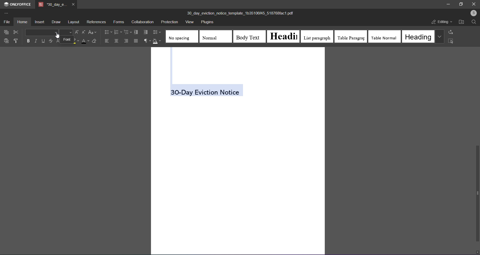 Image resolution: width=480 pixels, height=255 pixels. I want to click on shading, so click(157, 41).